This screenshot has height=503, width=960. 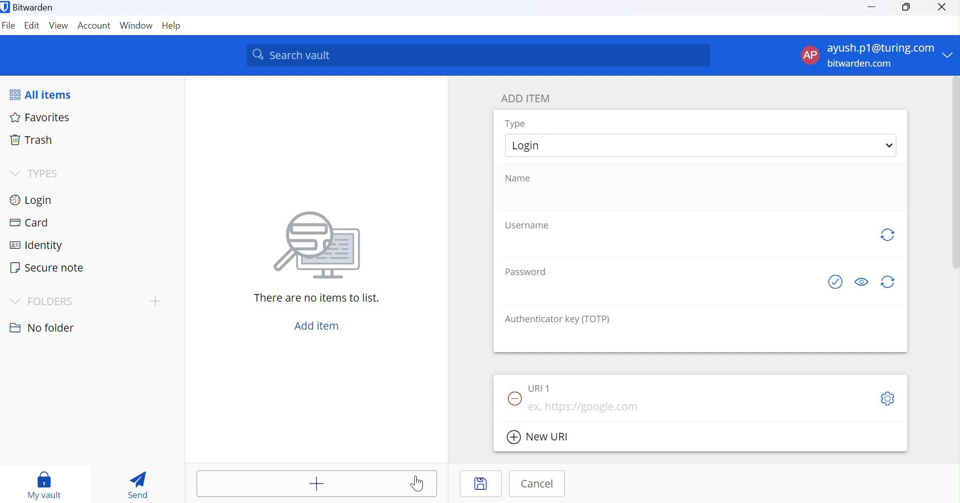 I want to click on Identity, so click(x=41, y=244).